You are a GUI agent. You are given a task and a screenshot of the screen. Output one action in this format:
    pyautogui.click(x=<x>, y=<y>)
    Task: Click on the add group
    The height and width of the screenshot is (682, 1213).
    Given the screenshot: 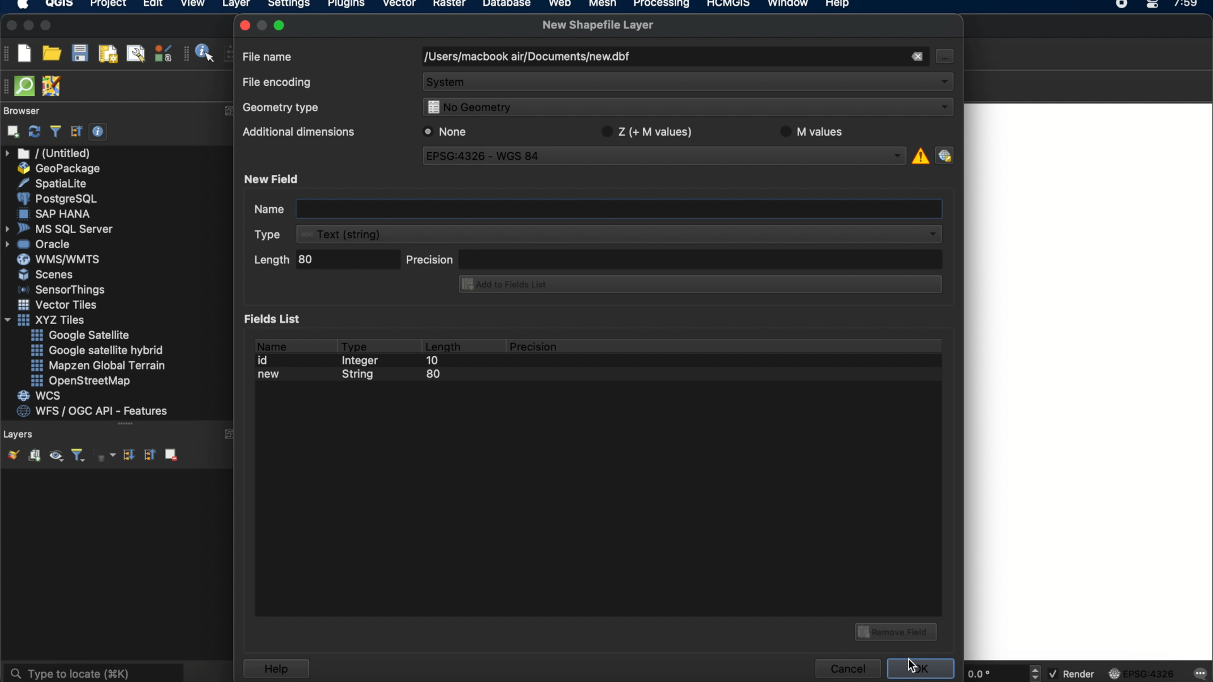 What is the action you would take?
    pyautogui.click(x=34, y=456)
    